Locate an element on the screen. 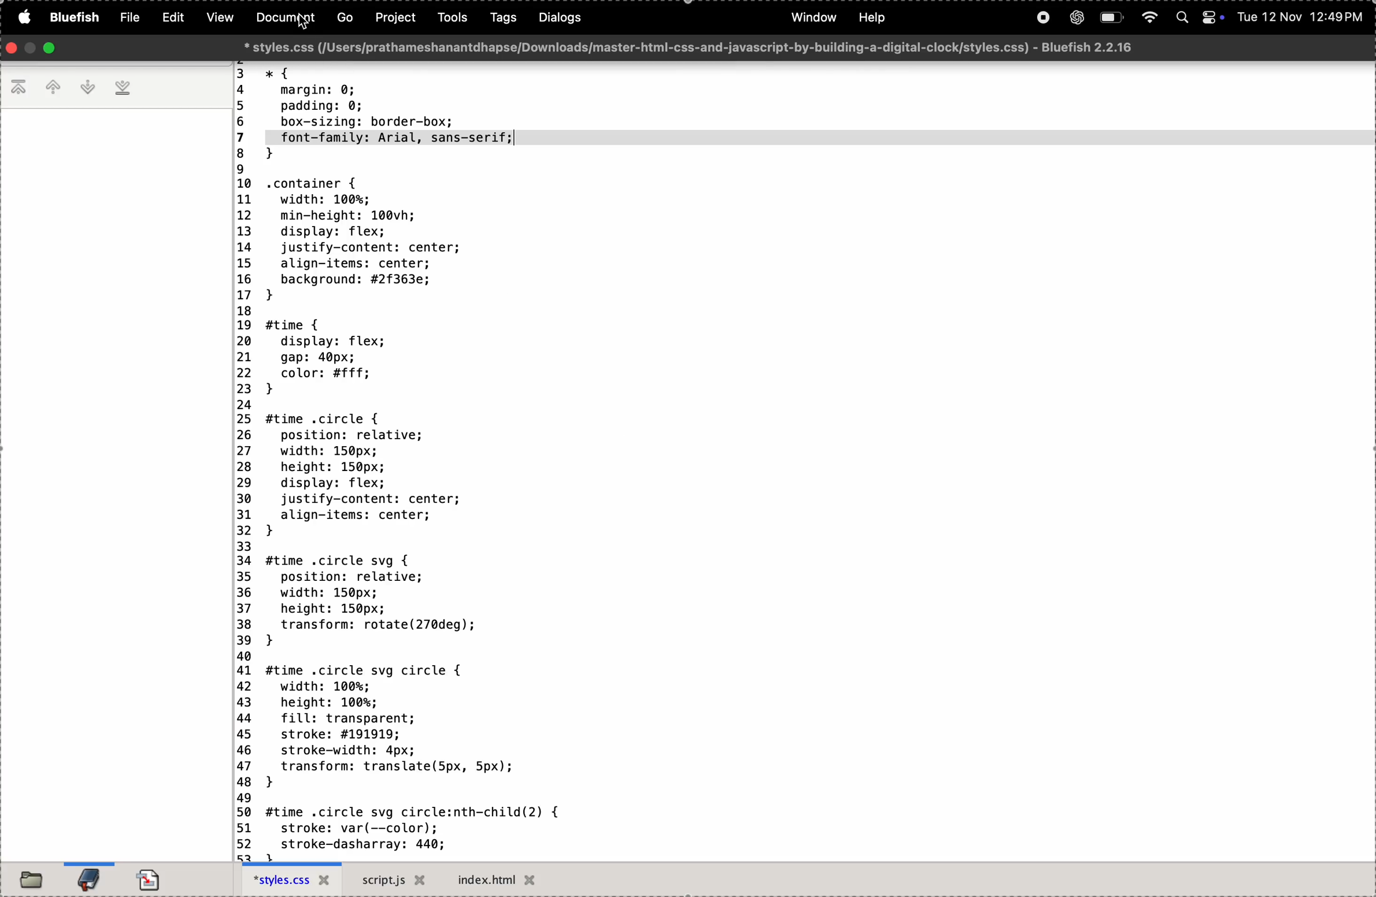 The width and height of the screenshot is (1376, 897). style.css is located at coordinates (291, 880).